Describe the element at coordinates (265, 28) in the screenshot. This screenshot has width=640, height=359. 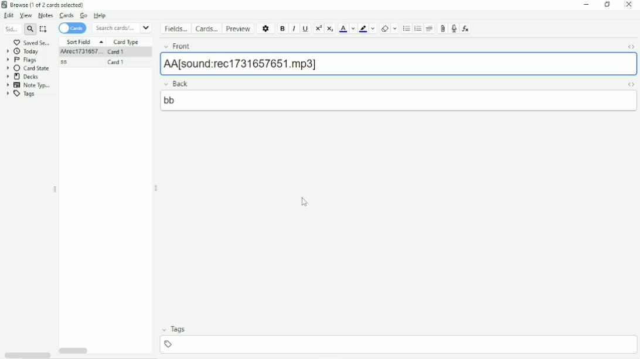
I see `Options` at that location.